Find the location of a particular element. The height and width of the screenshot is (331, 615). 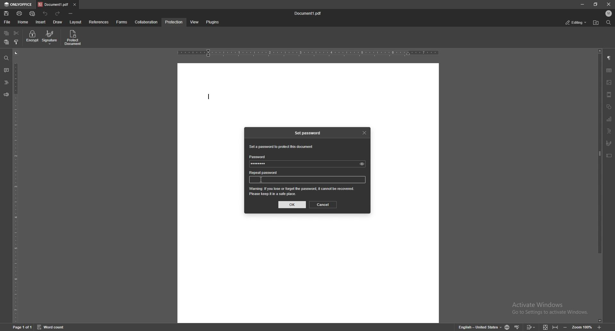

track change is located at coordinates (531, 327).